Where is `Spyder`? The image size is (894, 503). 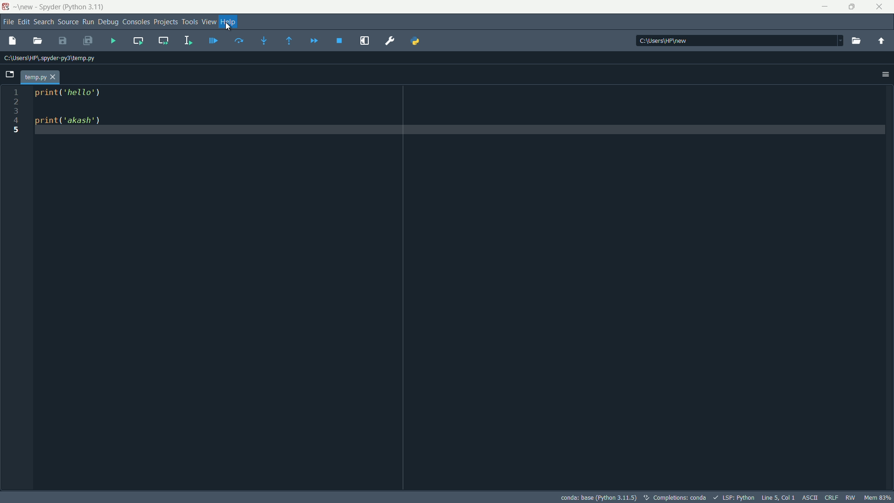 Spyder is located at coordinates (49, 7).